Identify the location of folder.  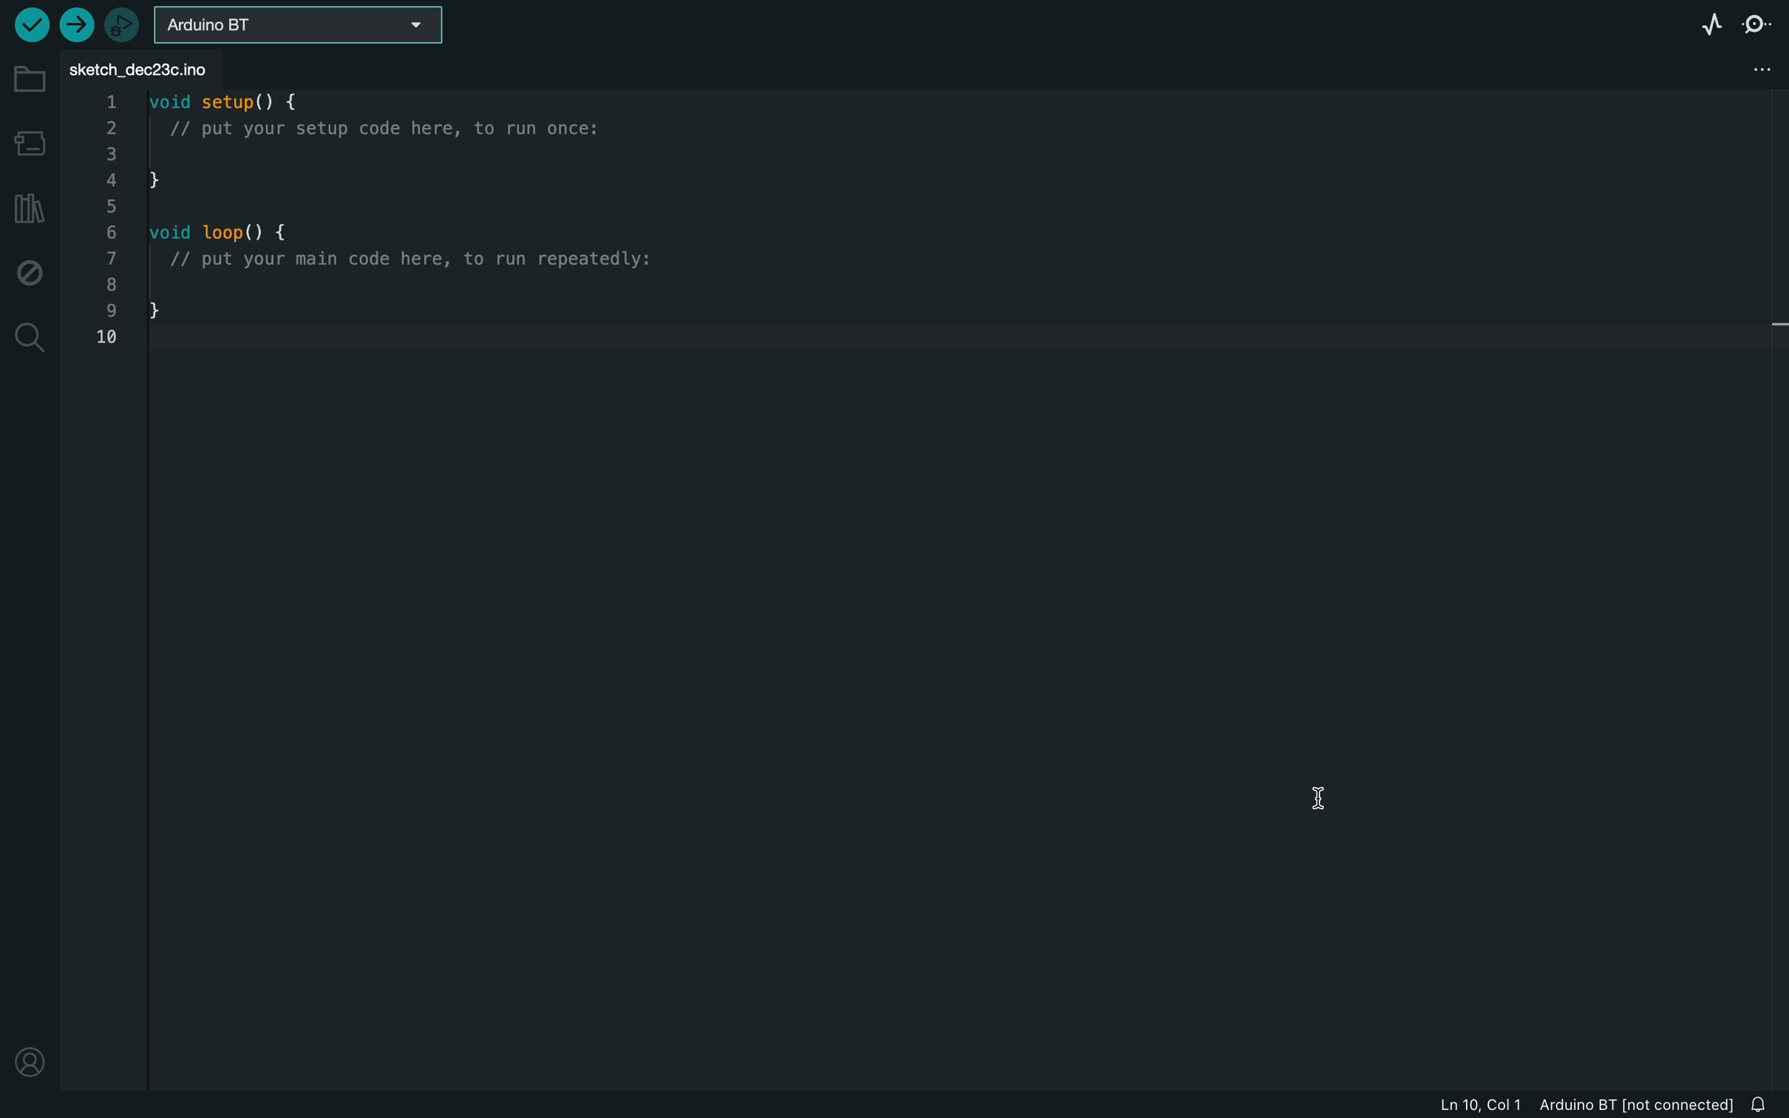
(30, 81).